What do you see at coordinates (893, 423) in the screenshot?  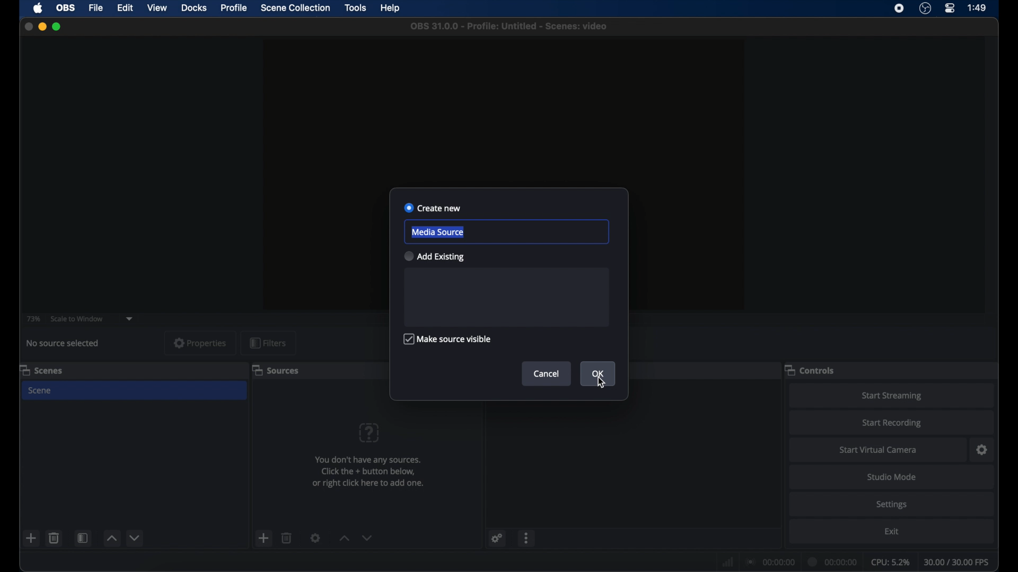 I see `start recording` at bounding box center [893, 423].